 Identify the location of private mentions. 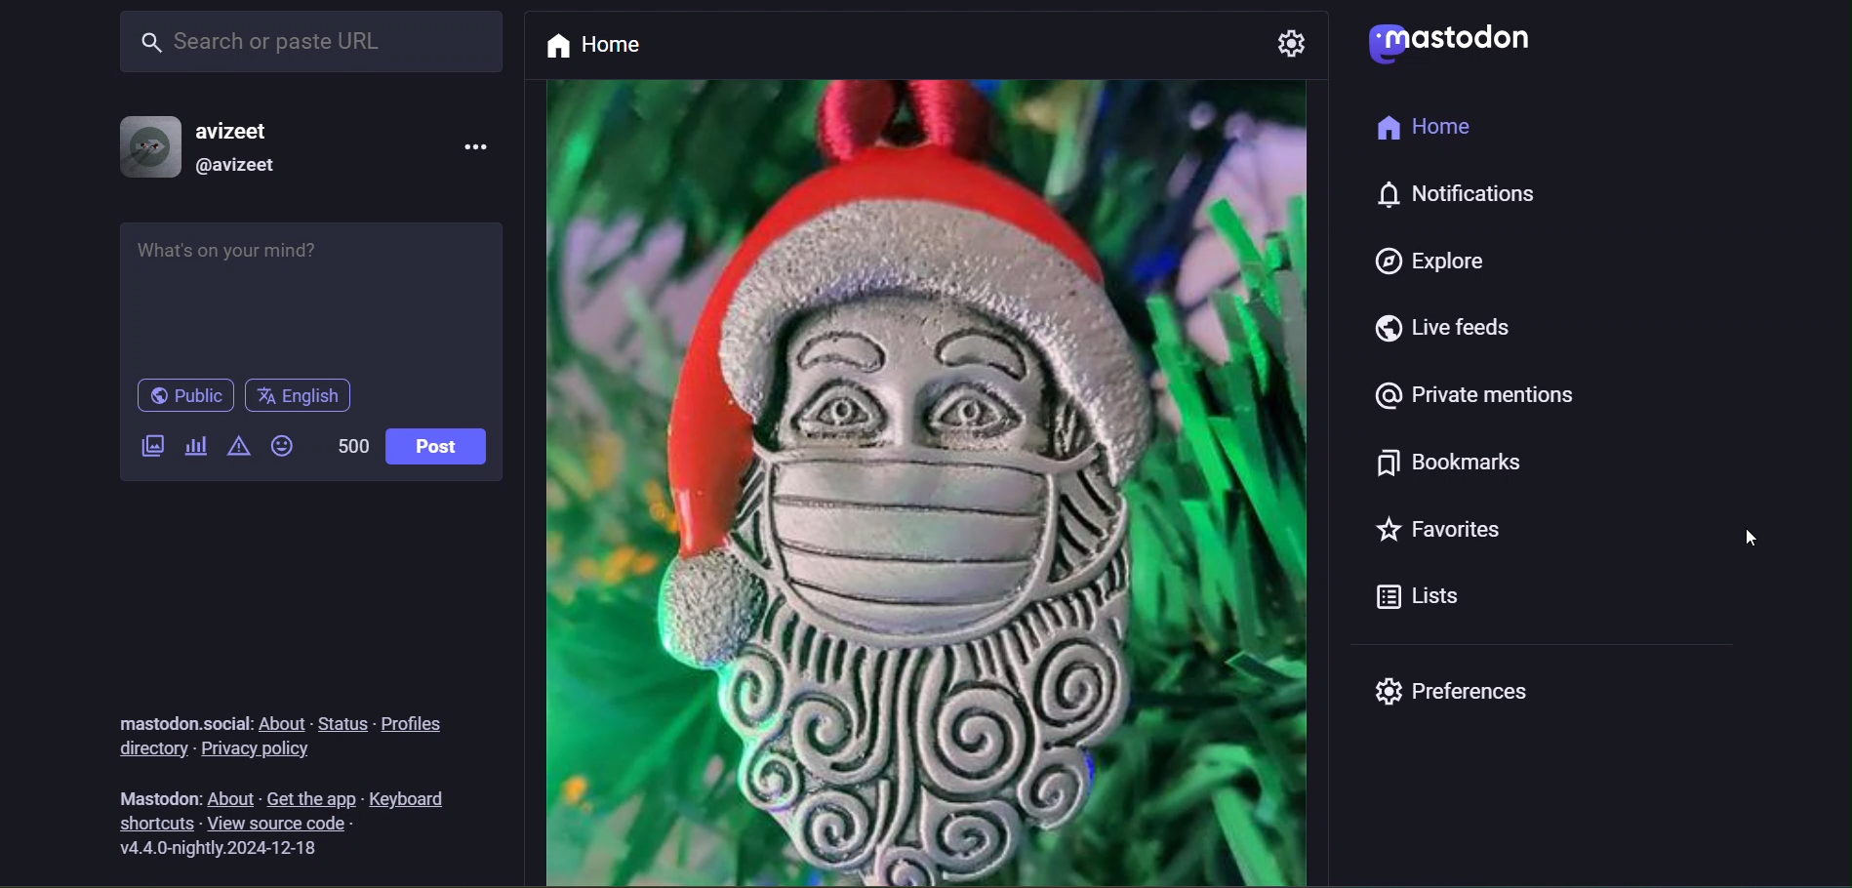
(1471, 398).